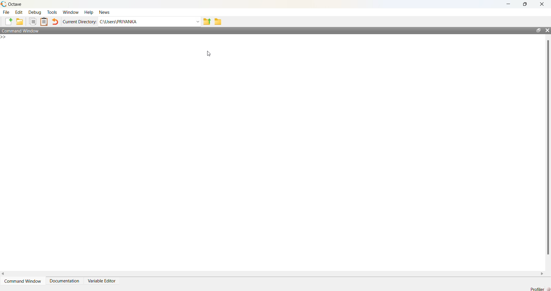 The width and height of the screenshot is (551, 291). Describe the element at coordinates (509, 4) in the screenshot. I see `minimize` at that location.